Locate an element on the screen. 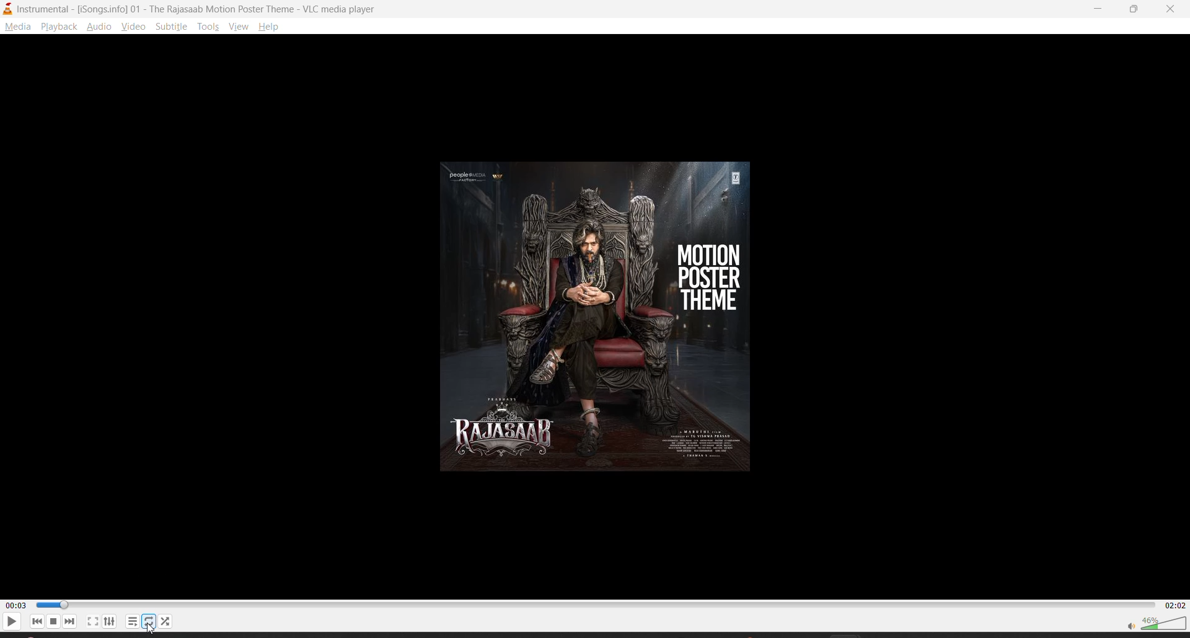  play is located at coordinates (11, 621).